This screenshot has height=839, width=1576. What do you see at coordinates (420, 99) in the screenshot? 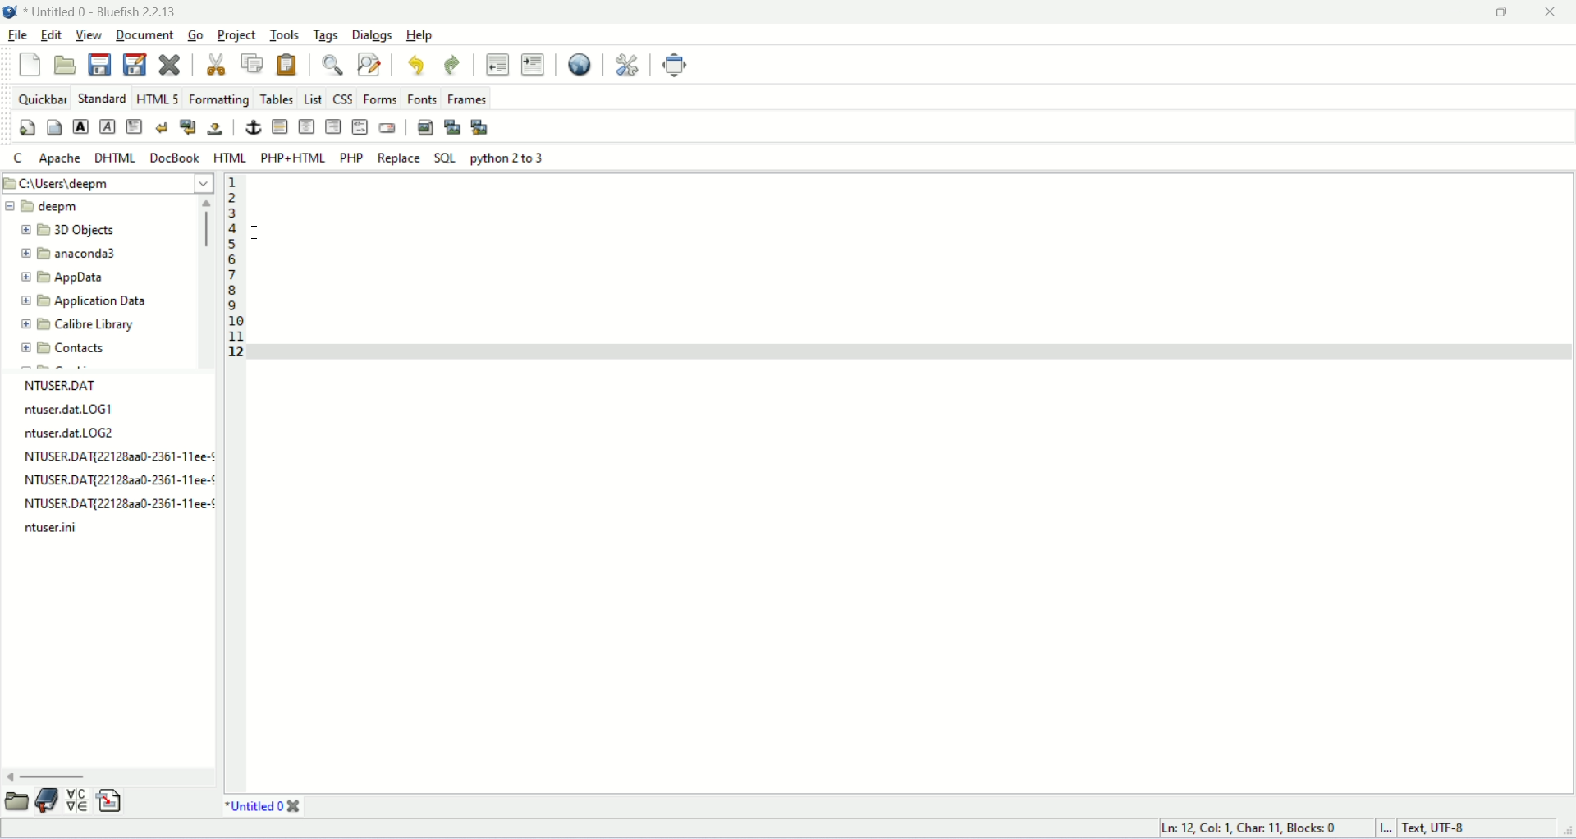
I see `fonts` at bounding box center [420, 99].